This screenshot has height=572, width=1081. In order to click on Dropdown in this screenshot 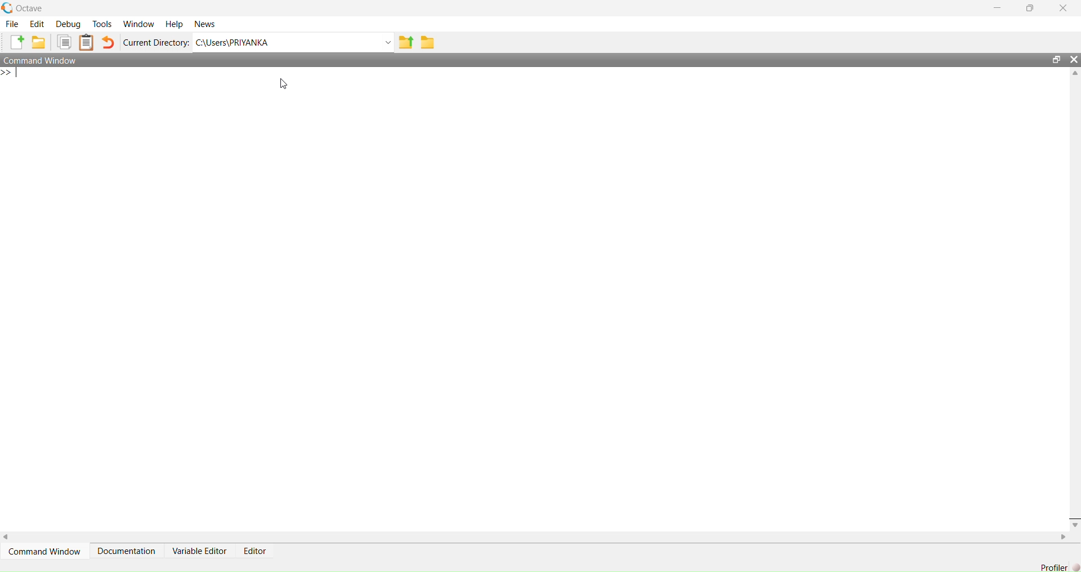, I will do `click(390, 42)`.